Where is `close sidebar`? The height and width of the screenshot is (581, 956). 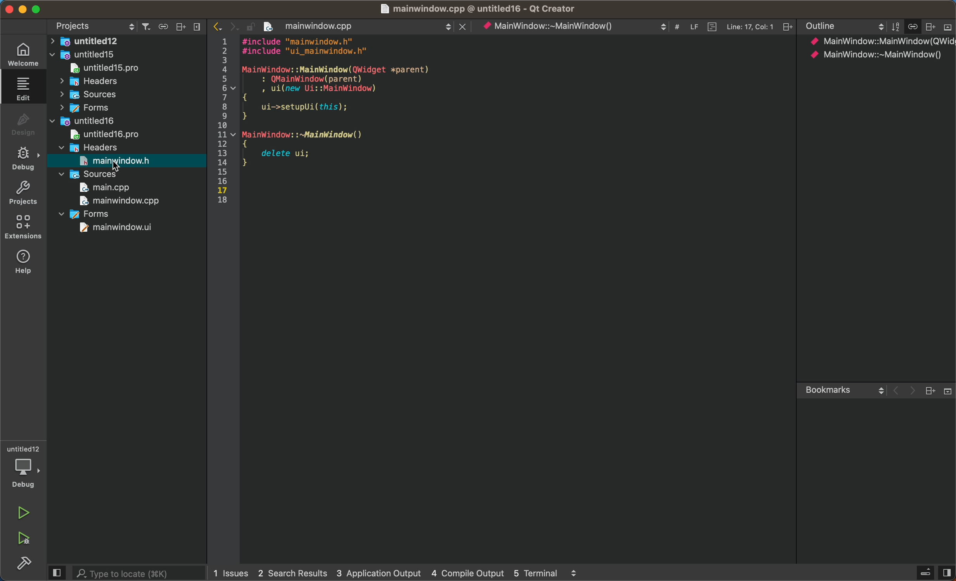 close sidebar is located at coordinates (933, 572).